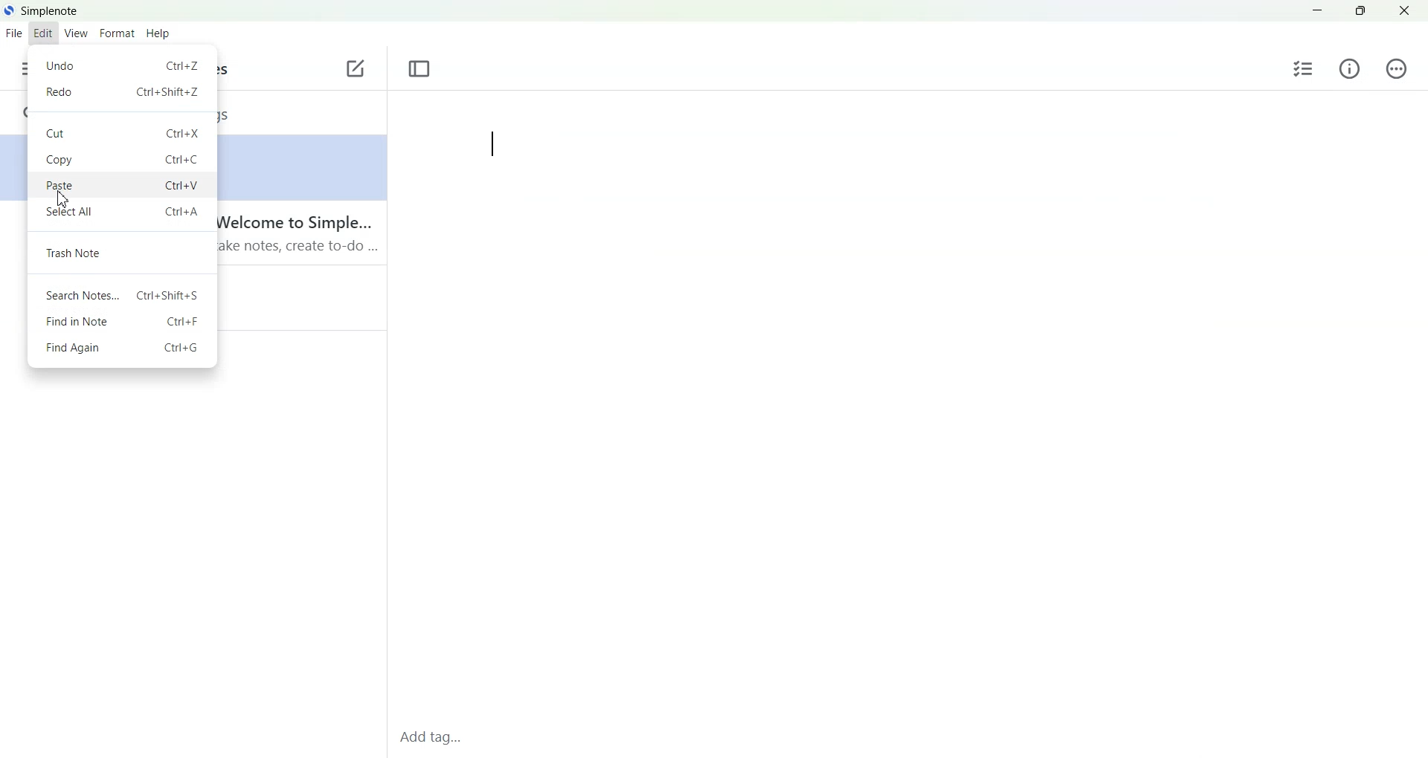 Image resolution: width=1428 pixels, height=758 pixels. I want to click on Maximize, so click(1362, 11).